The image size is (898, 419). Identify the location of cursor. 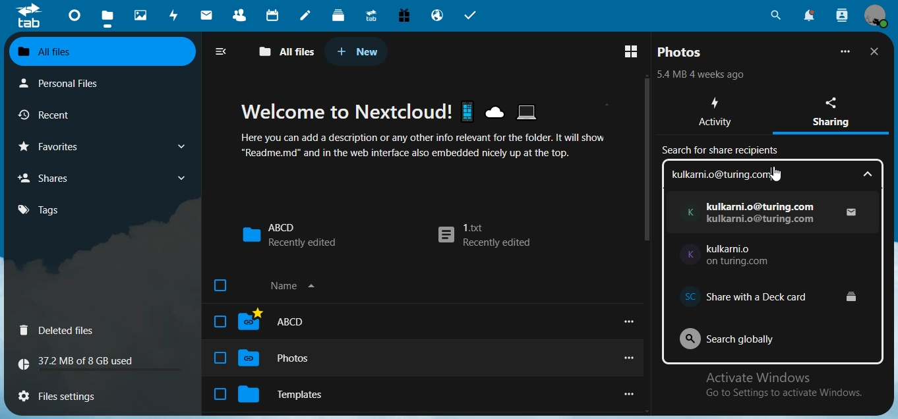
(775, 175).